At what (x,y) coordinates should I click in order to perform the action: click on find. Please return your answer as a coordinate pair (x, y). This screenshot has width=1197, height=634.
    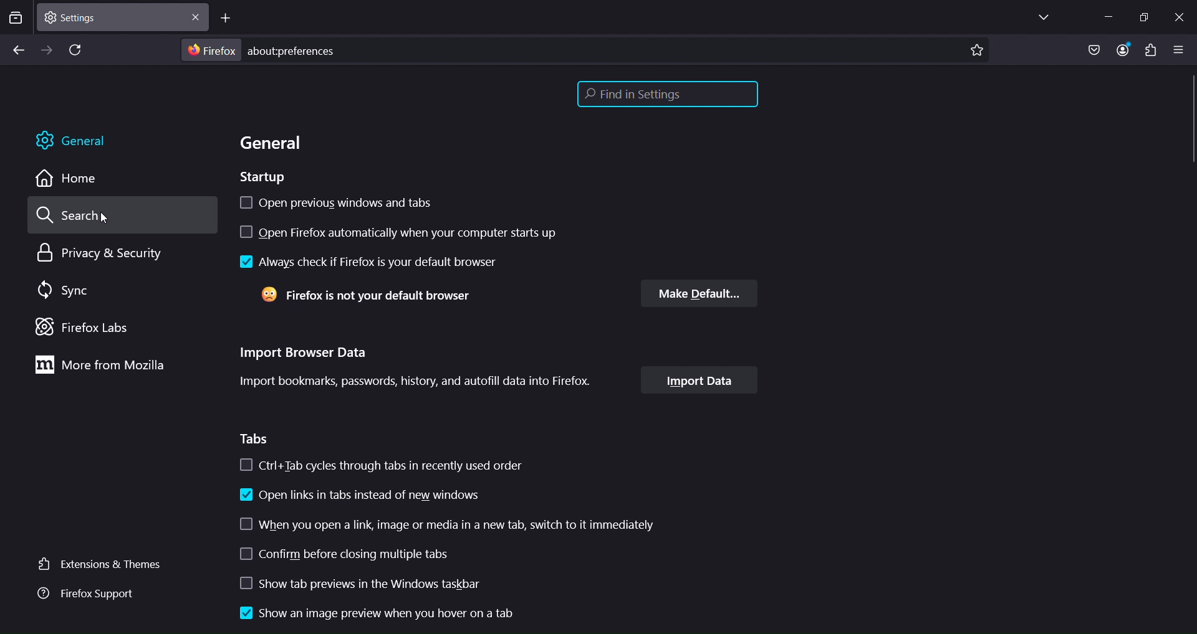
    Looking at the image, I should click on (665, 95).